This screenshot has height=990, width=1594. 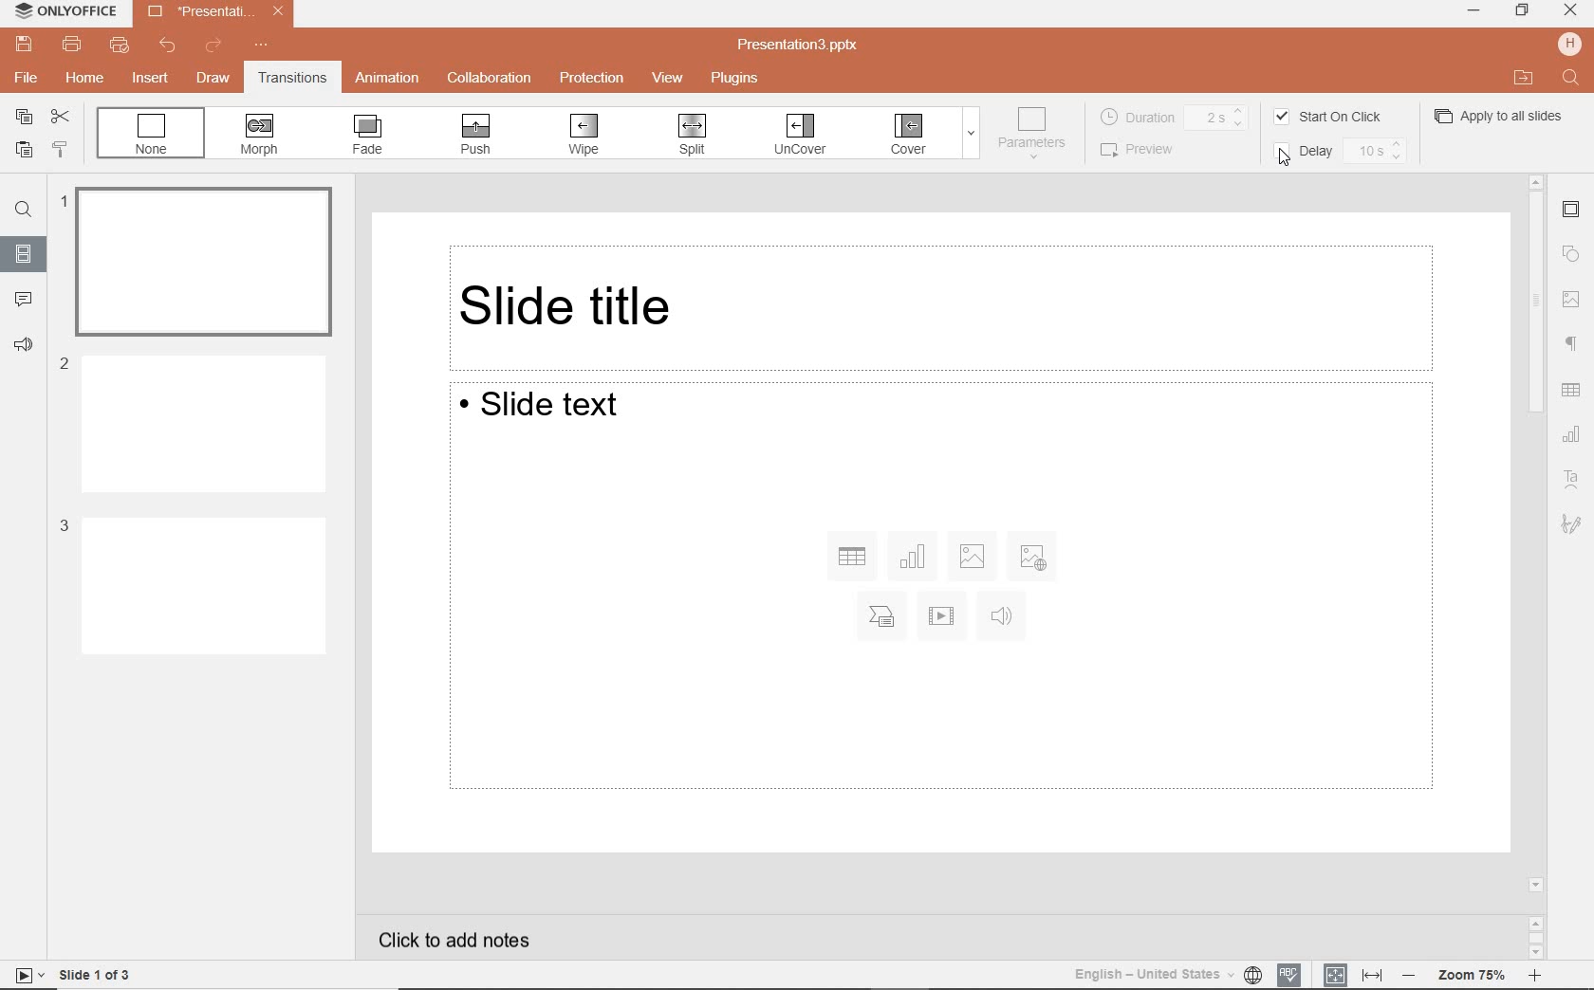 I want to click on NONE, so click(x=151, y=133).